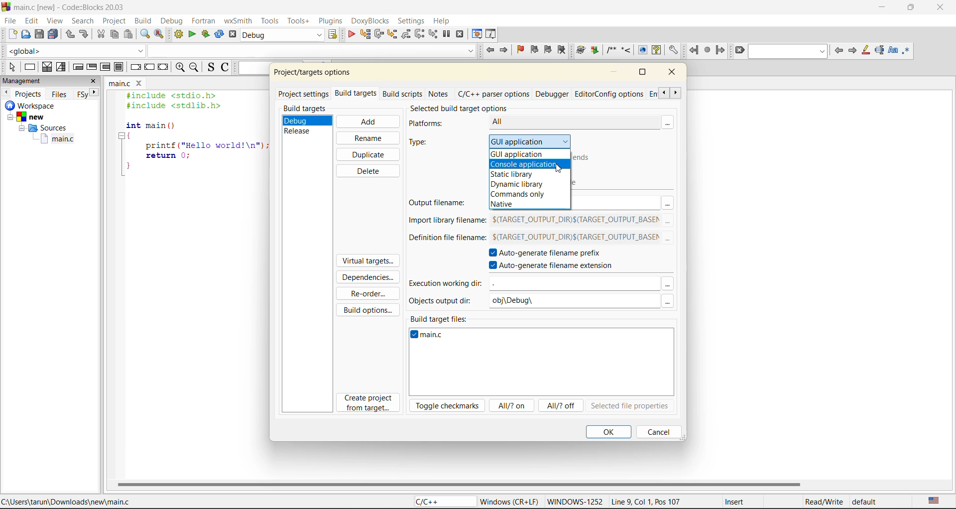  Describe the element at coordinates (510, 501) in the screenshot. I see `Windows (CR + LF)` at that location.